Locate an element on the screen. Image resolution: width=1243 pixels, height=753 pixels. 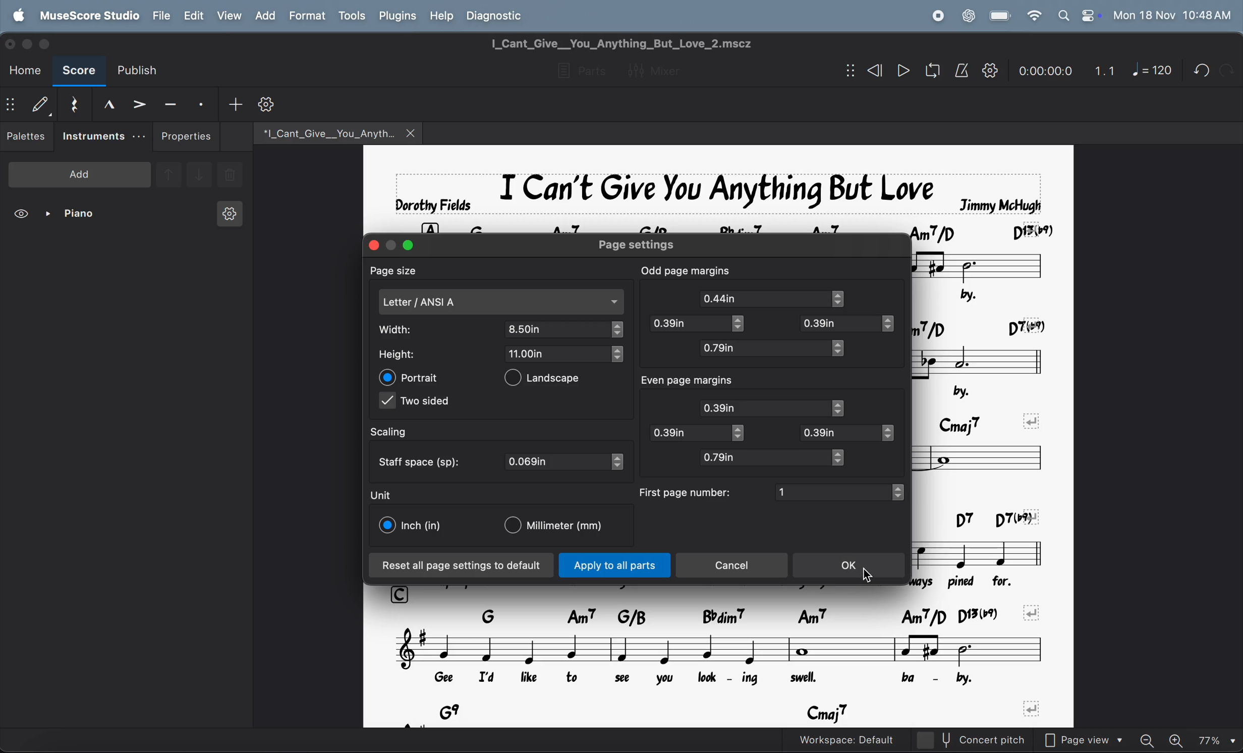
toggle is located at coordinates (619, 462).